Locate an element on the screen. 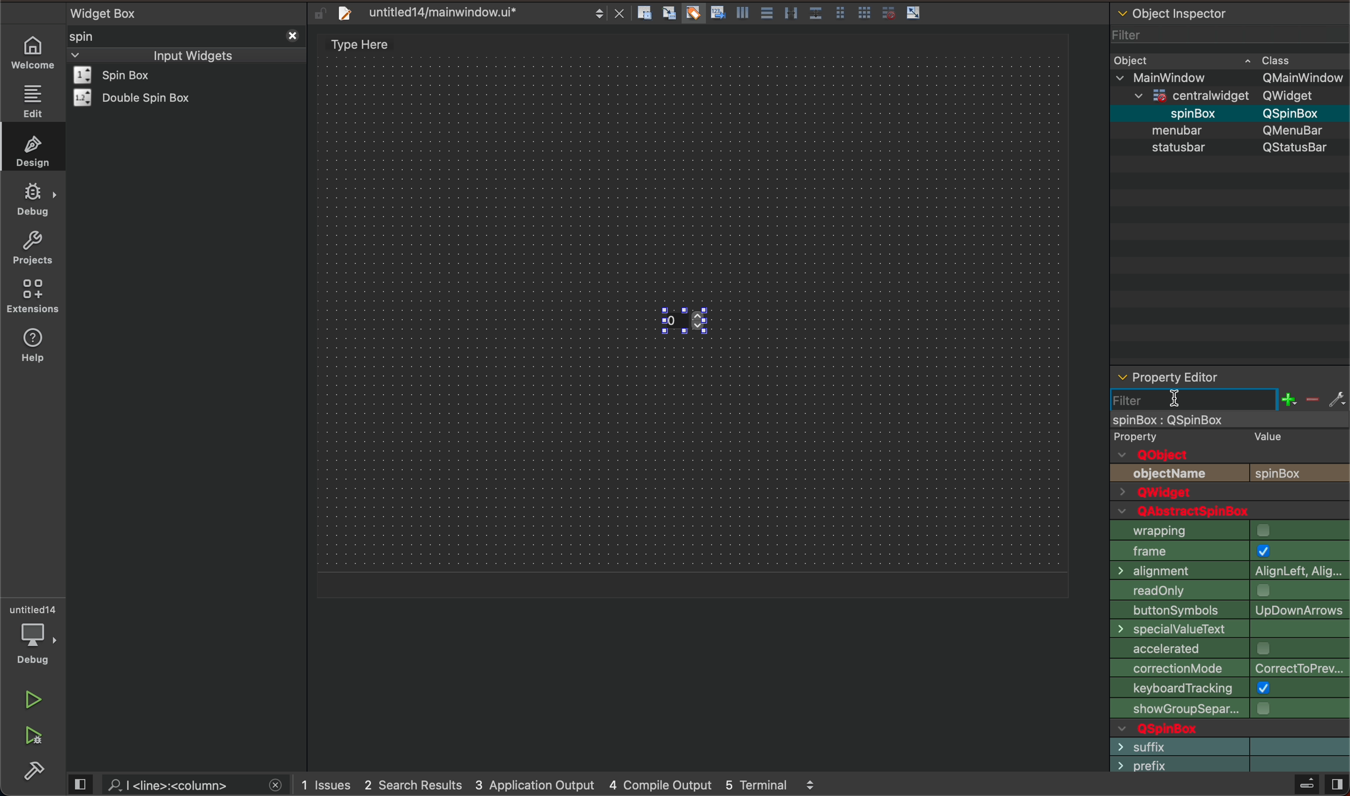 Image resolution: width=1350 pixels, height=796 pixels. run and debug is located at coordinates (35, 739).